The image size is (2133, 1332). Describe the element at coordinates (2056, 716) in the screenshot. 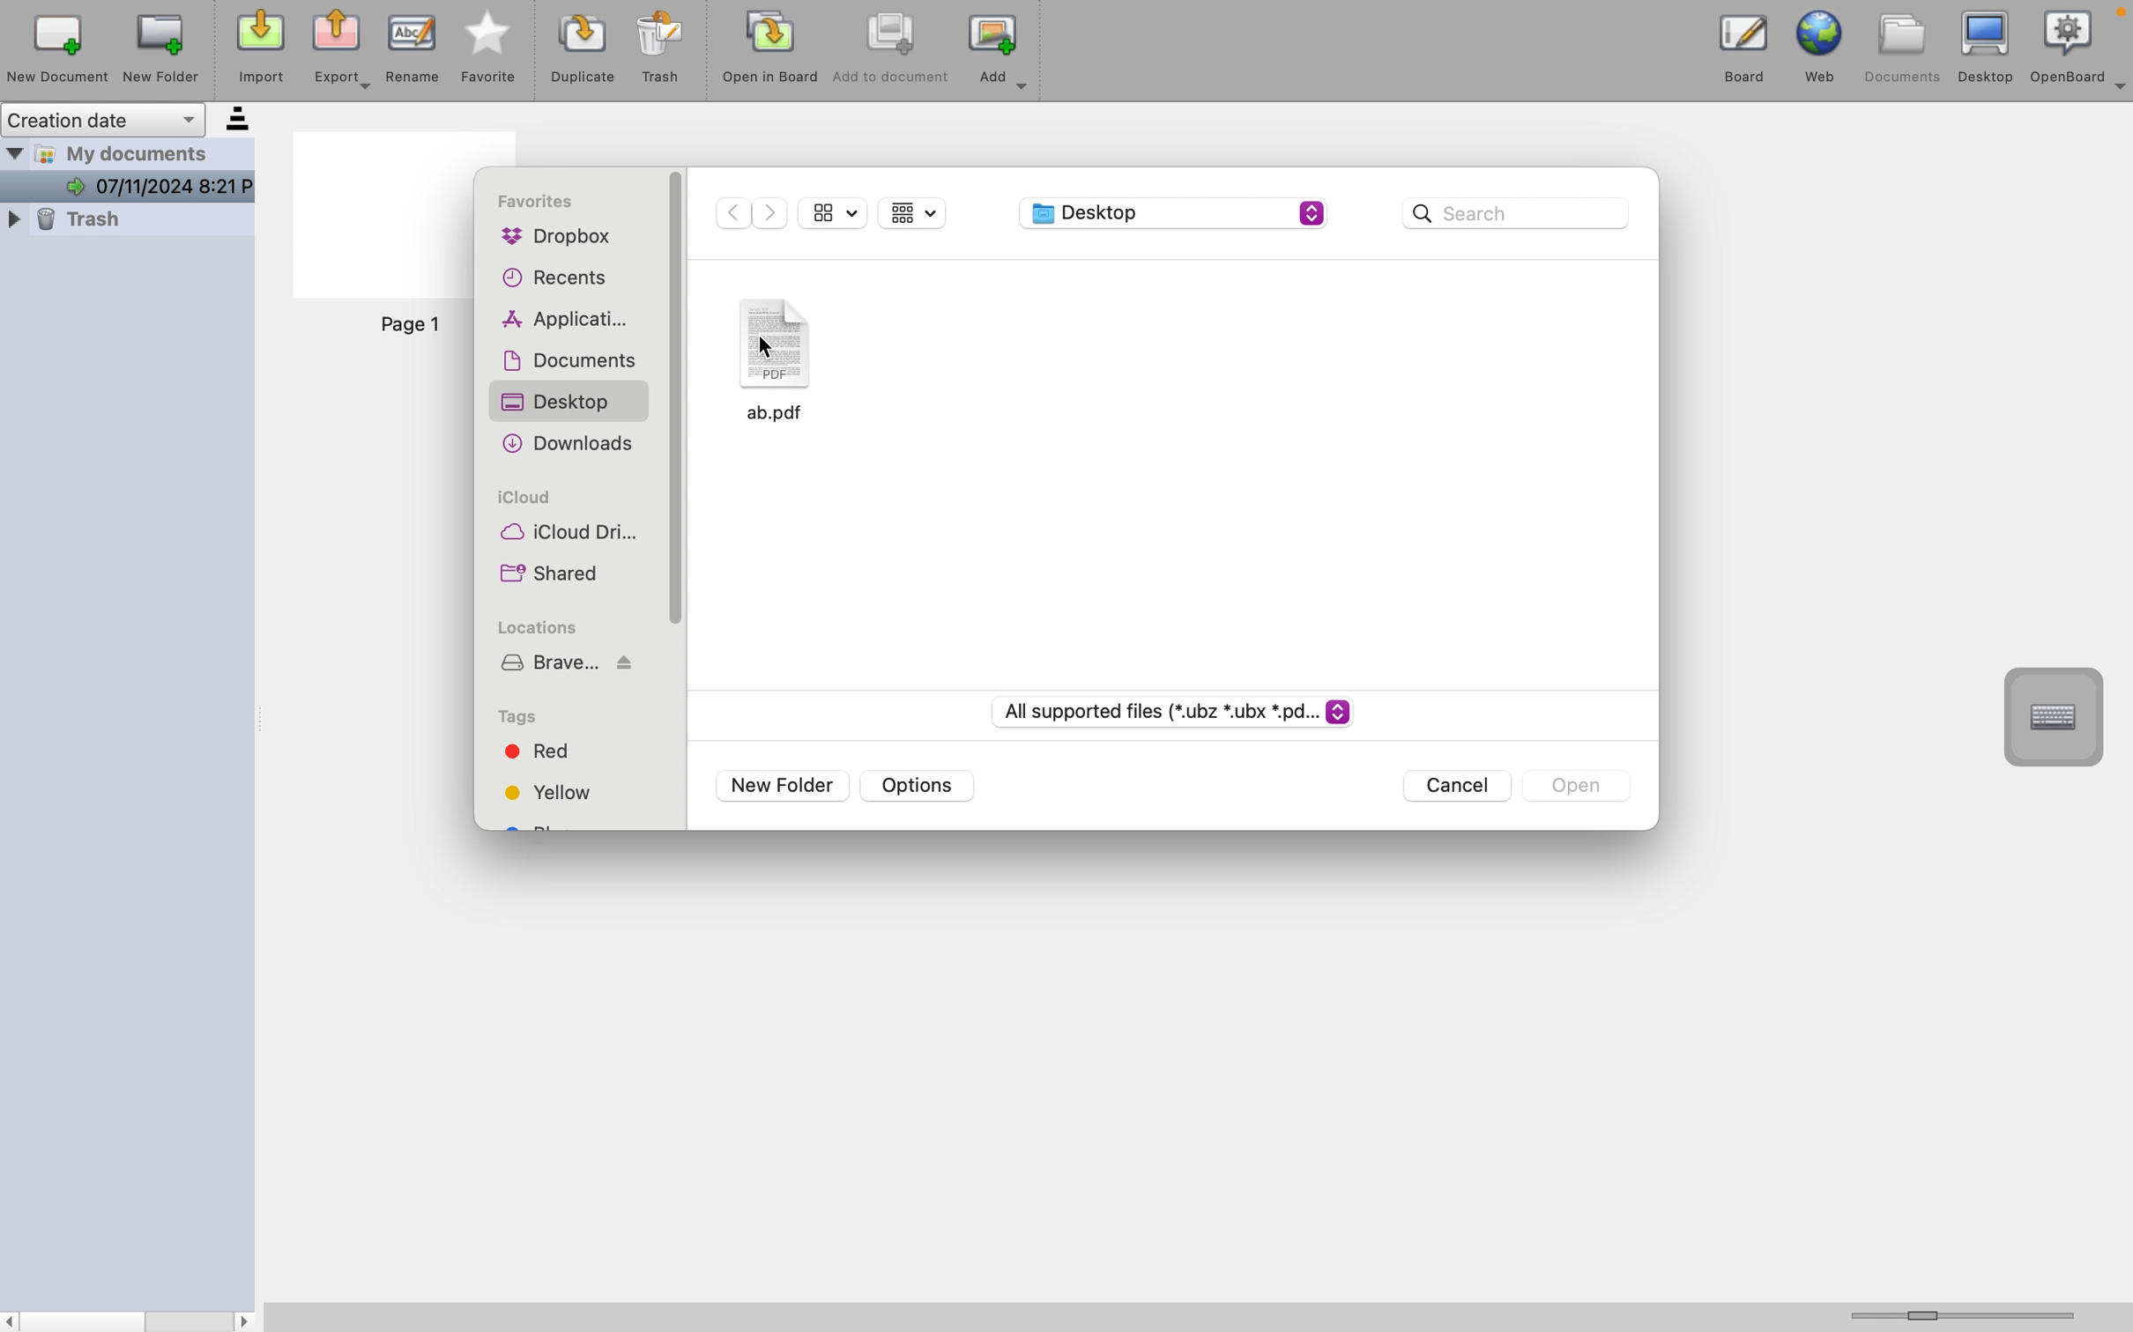

I see `virtual keyboard` at that location.